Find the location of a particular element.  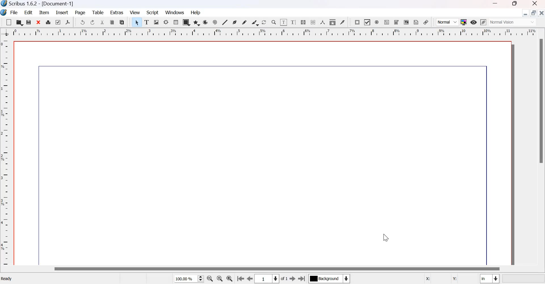

scrollbar is located at coordinates (277, 268).